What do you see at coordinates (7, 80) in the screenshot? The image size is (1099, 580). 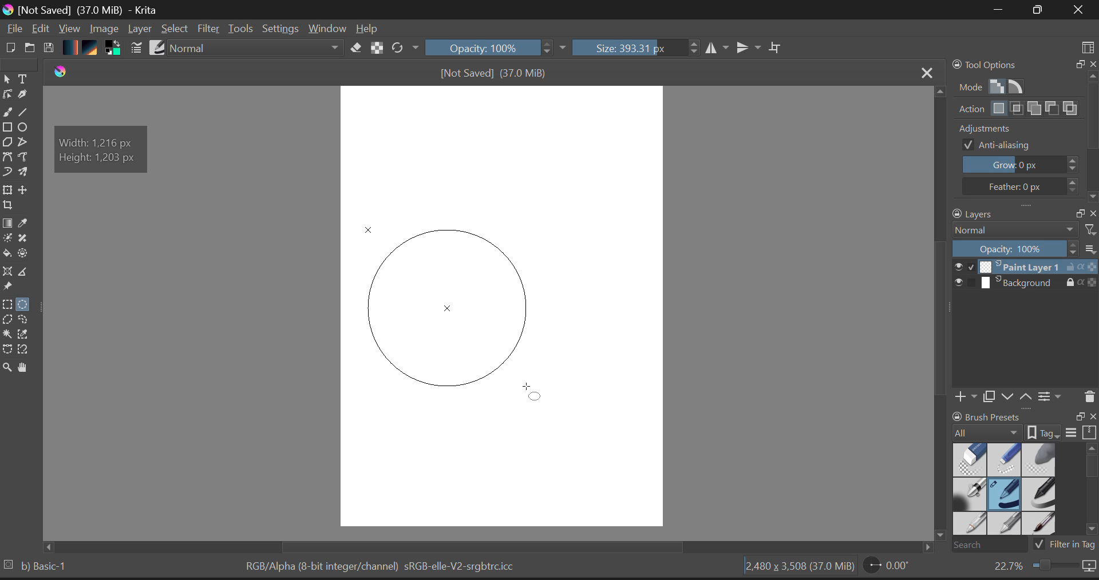 I see `Select` at bounding box center [7, 80].